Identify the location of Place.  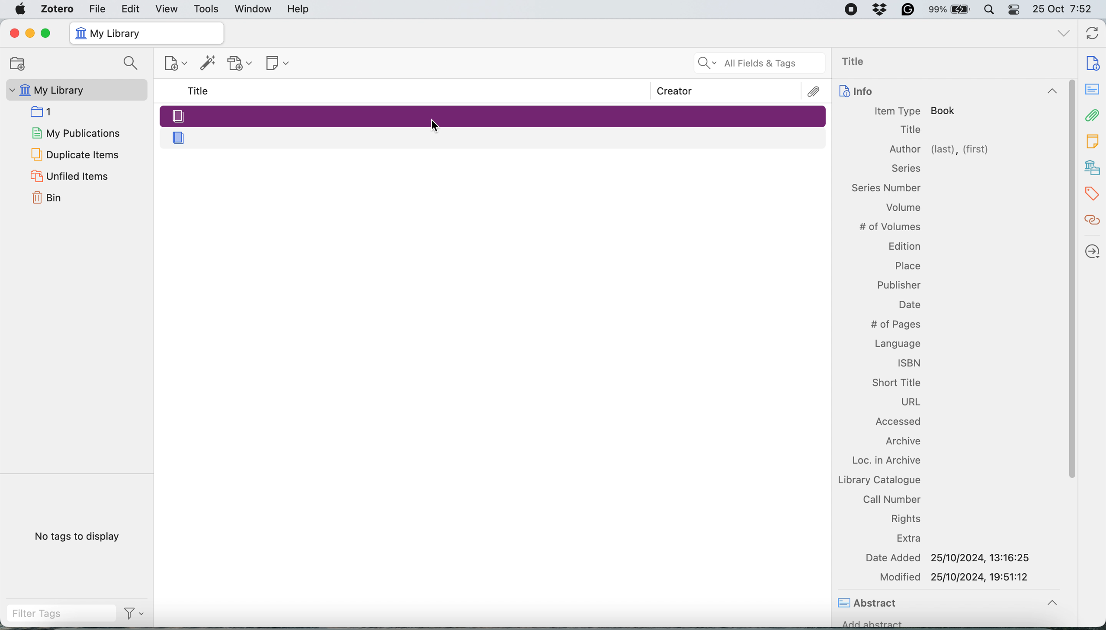
(907, 264).